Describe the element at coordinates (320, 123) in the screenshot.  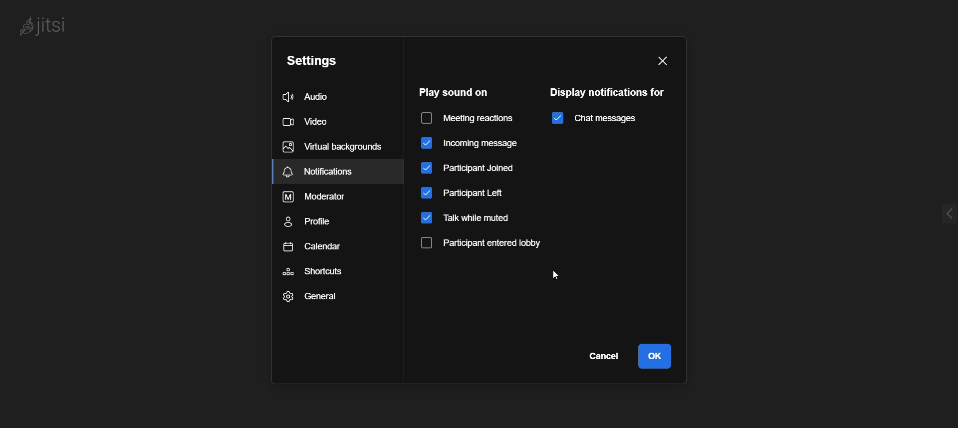
I see `Video ` at that location.